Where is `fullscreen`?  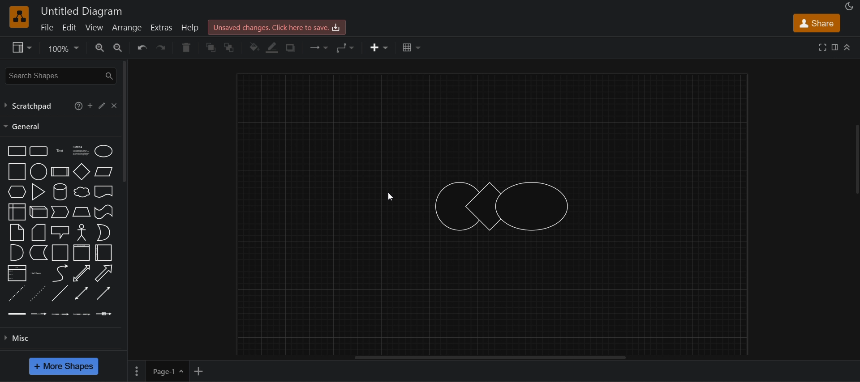
fullscreen is located at coordinates (823, 47).